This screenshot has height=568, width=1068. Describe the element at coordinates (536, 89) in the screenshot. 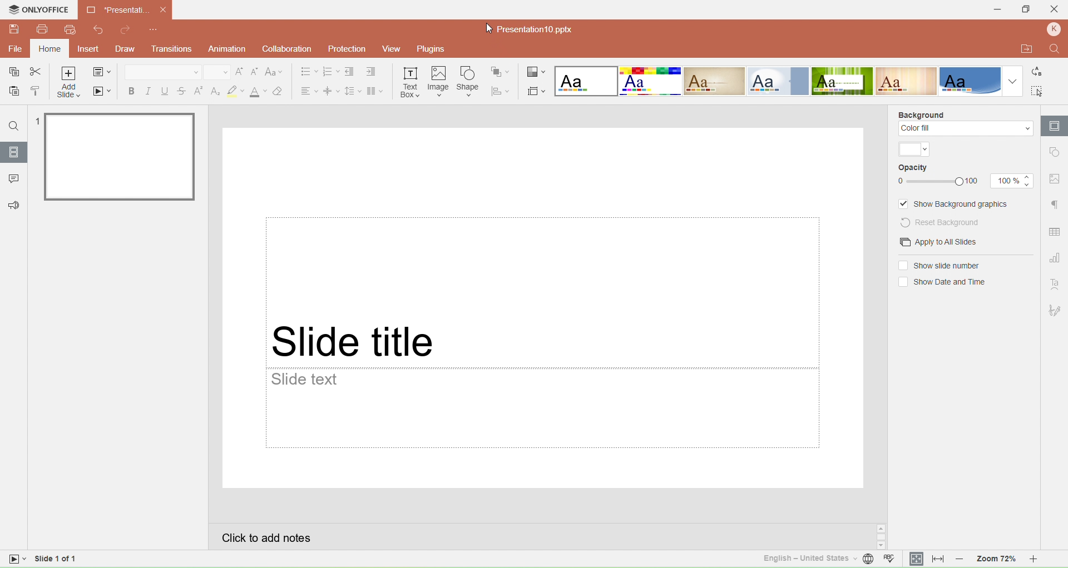

I see `Select slide size` at that location.